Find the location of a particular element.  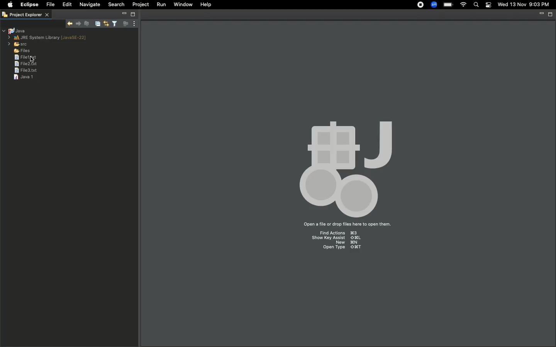

Show key assist is located at coordinates (336, 238).